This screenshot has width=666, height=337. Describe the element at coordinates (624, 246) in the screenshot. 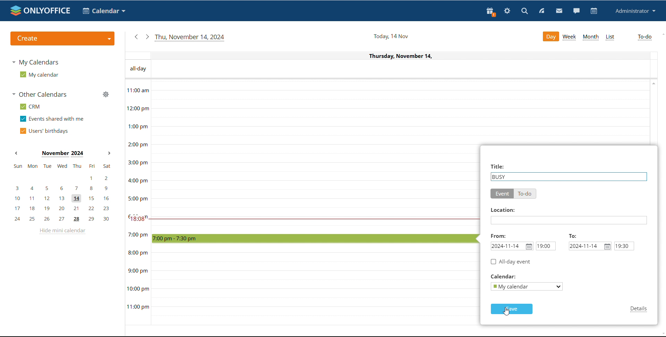

I see `end time` at that location.